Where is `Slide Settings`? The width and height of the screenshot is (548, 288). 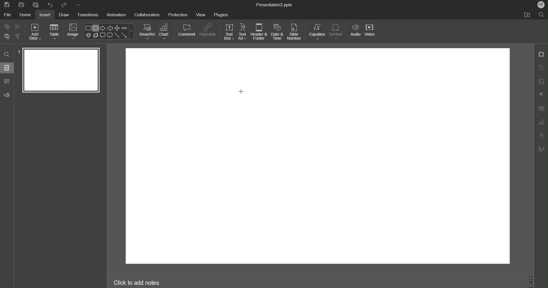
Slide Settings is located at coordinates (541, 55).